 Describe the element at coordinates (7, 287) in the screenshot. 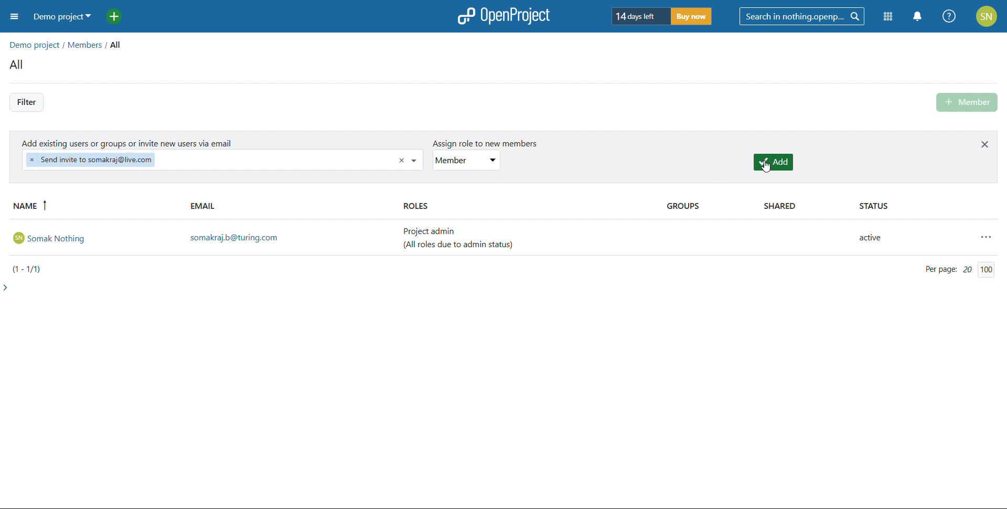

I see `expand side bar` at that location.